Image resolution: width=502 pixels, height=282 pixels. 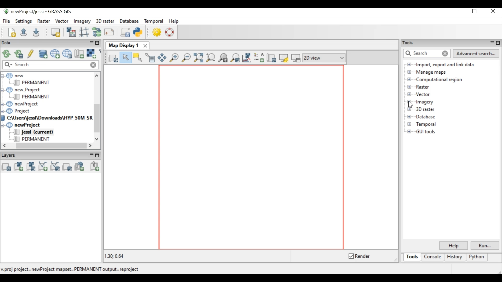 What do you see at coordinates (324, 58) in the screenshot?
I see `2D view` at bounding box center [324, 58].